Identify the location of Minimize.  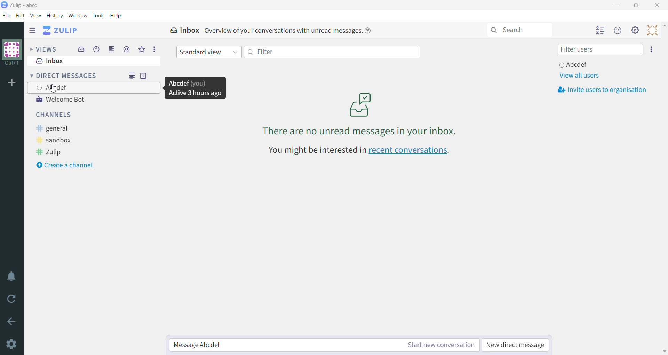
(617, 5).